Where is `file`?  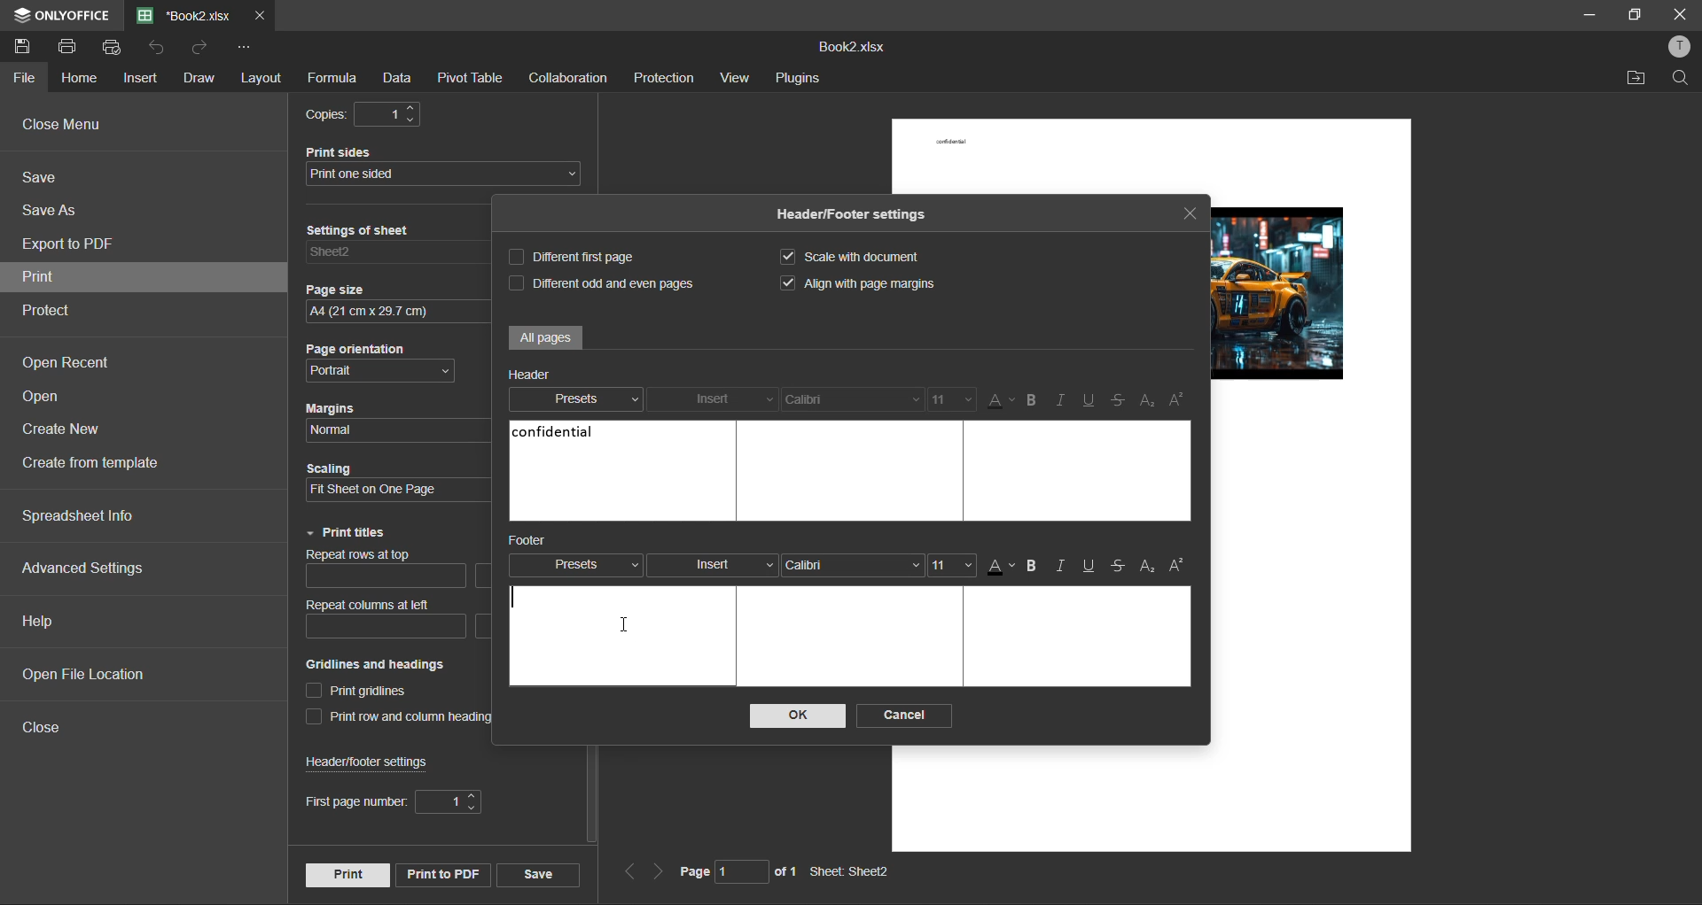 file is located at coordinates (22, 79).